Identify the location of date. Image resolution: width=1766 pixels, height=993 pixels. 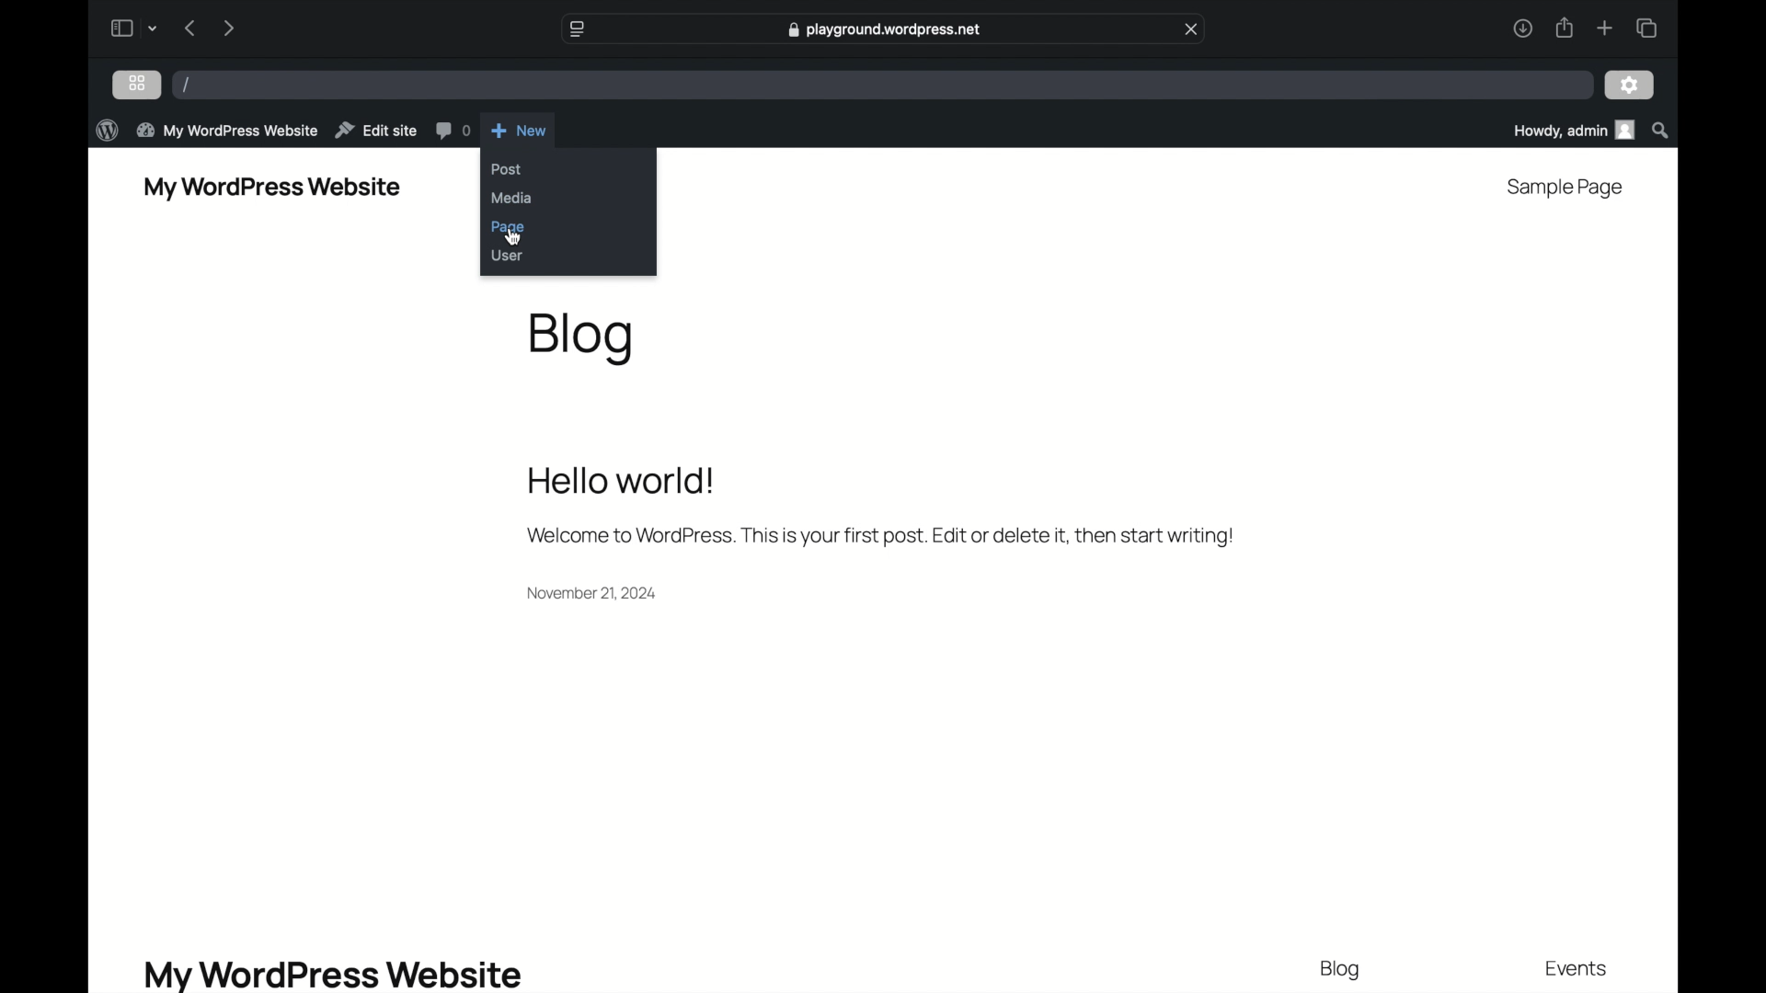
(595, 592).